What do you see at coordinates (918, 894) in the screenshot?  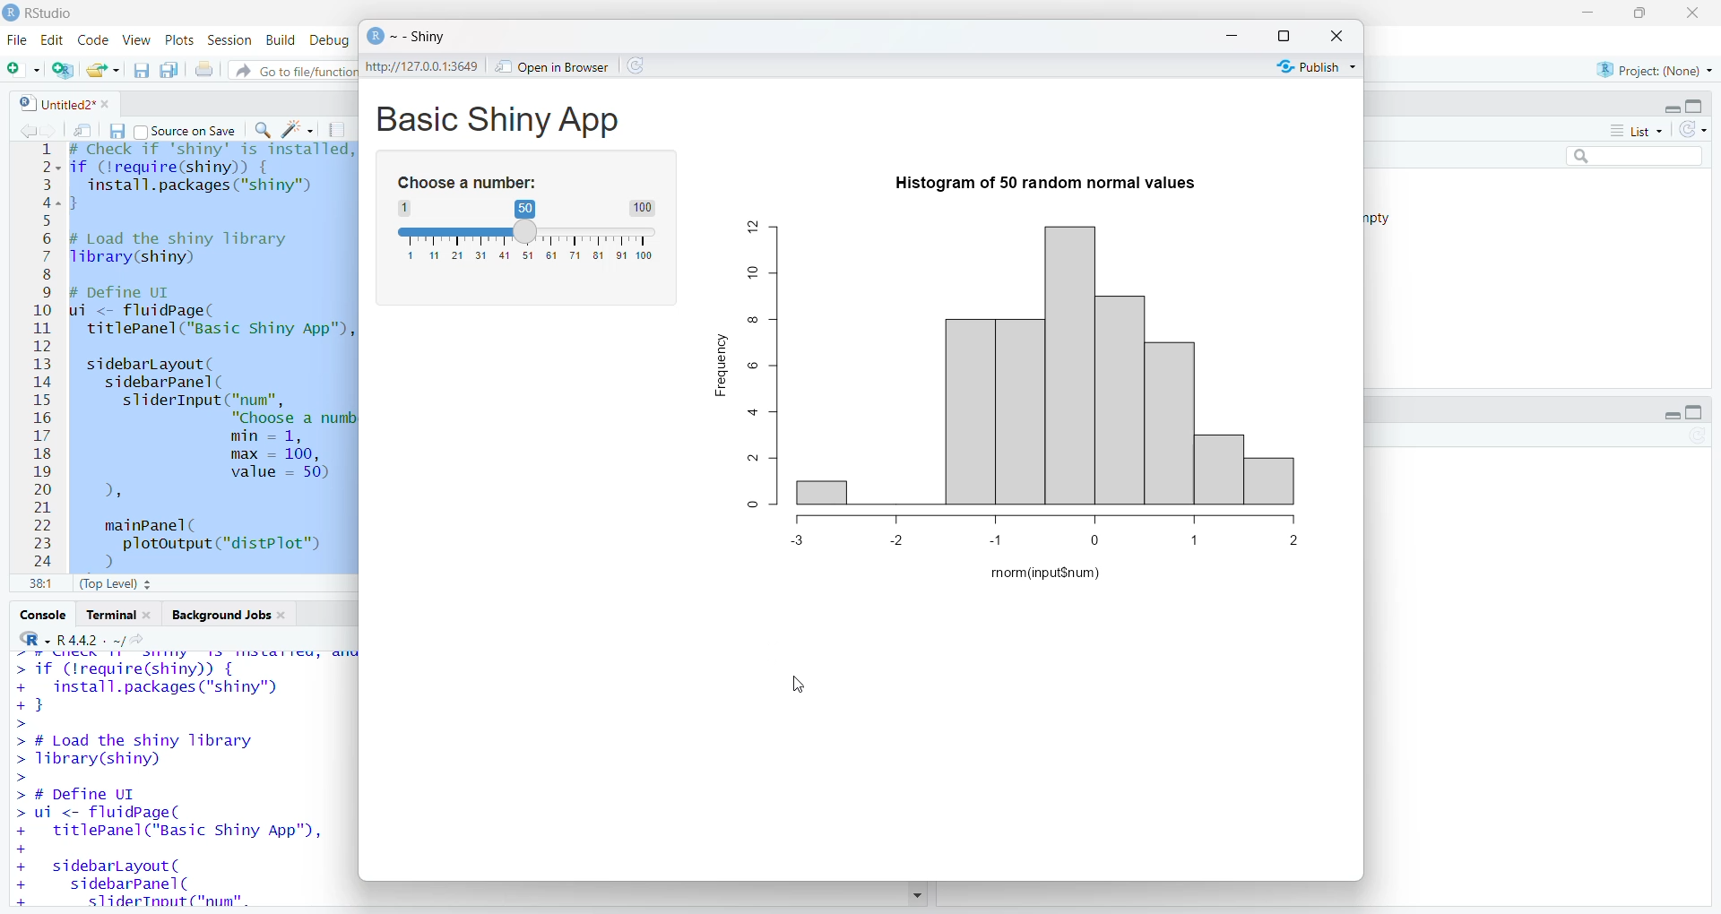 I see `scroll down` at bounding box center [918, 894].